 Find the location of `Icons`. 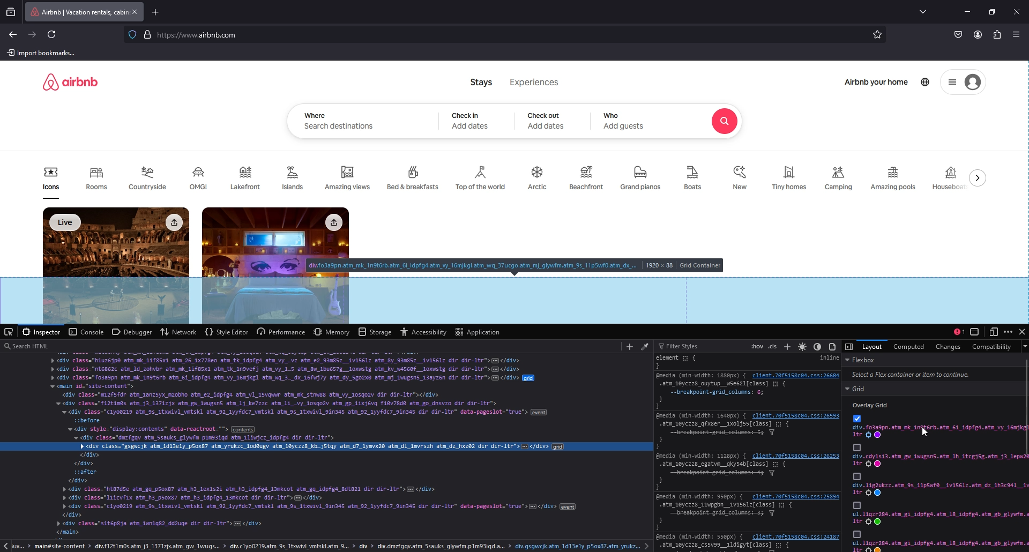

Icons is located at coordinates (51, 182).